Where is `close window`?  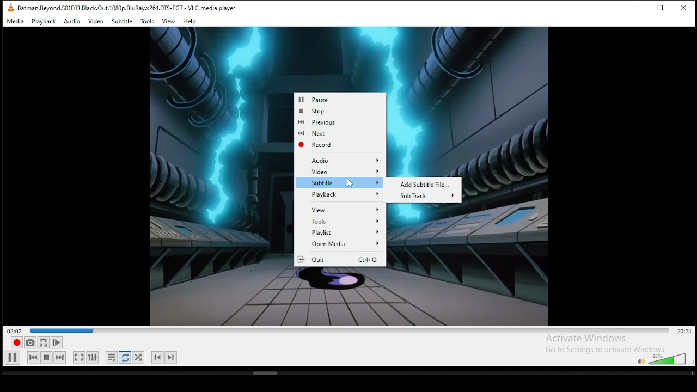 close window is located at coordinates (684, 7).